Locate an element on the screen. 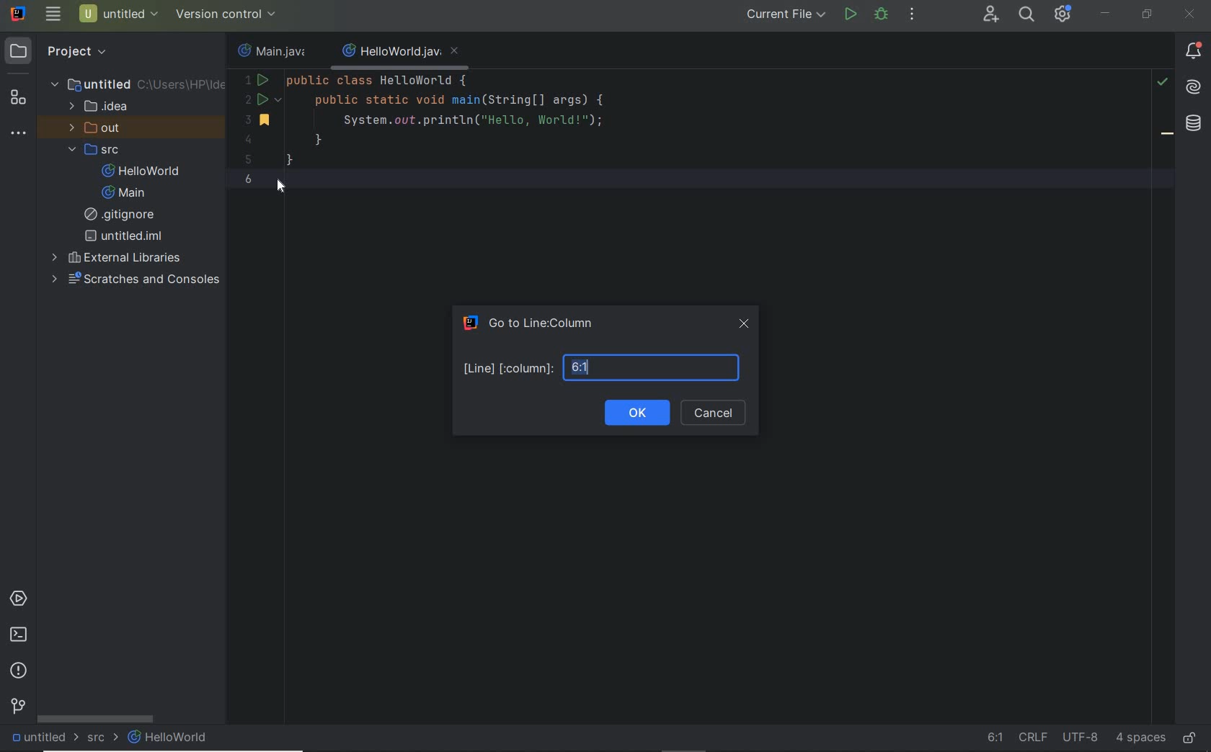 The width and height of the screenshot is (1211, 752). untitled is located at coordinates (42, 738).